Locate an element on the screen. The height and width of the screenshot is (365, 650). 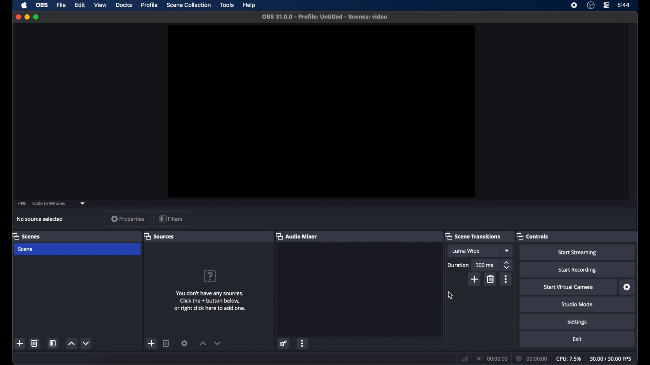
decrement is located at coordinates (219, 343).